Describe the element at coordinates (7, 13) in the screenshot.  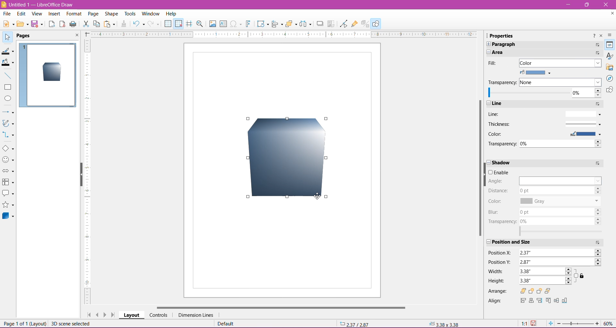
I see `File` at that location.